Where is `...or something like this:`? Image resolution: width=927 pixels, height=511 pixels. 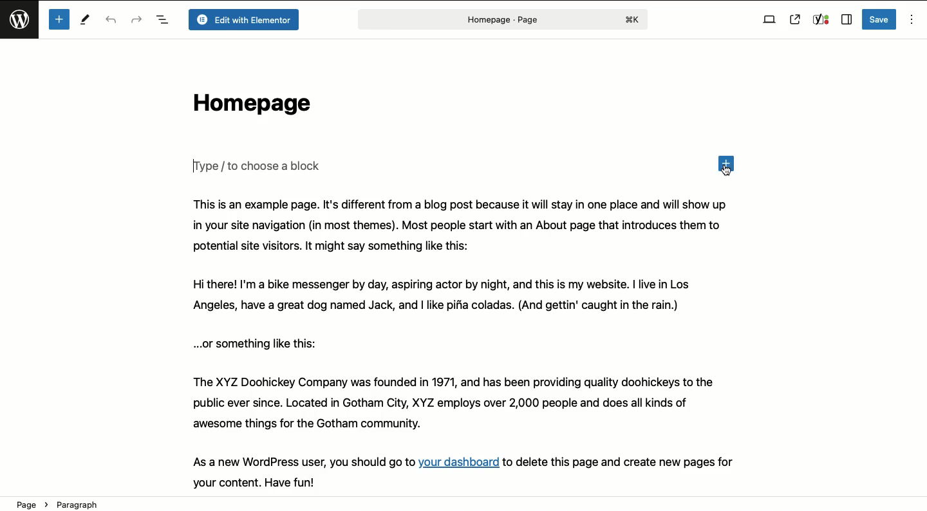
...or something like this: is located at coordinates (260, 343).